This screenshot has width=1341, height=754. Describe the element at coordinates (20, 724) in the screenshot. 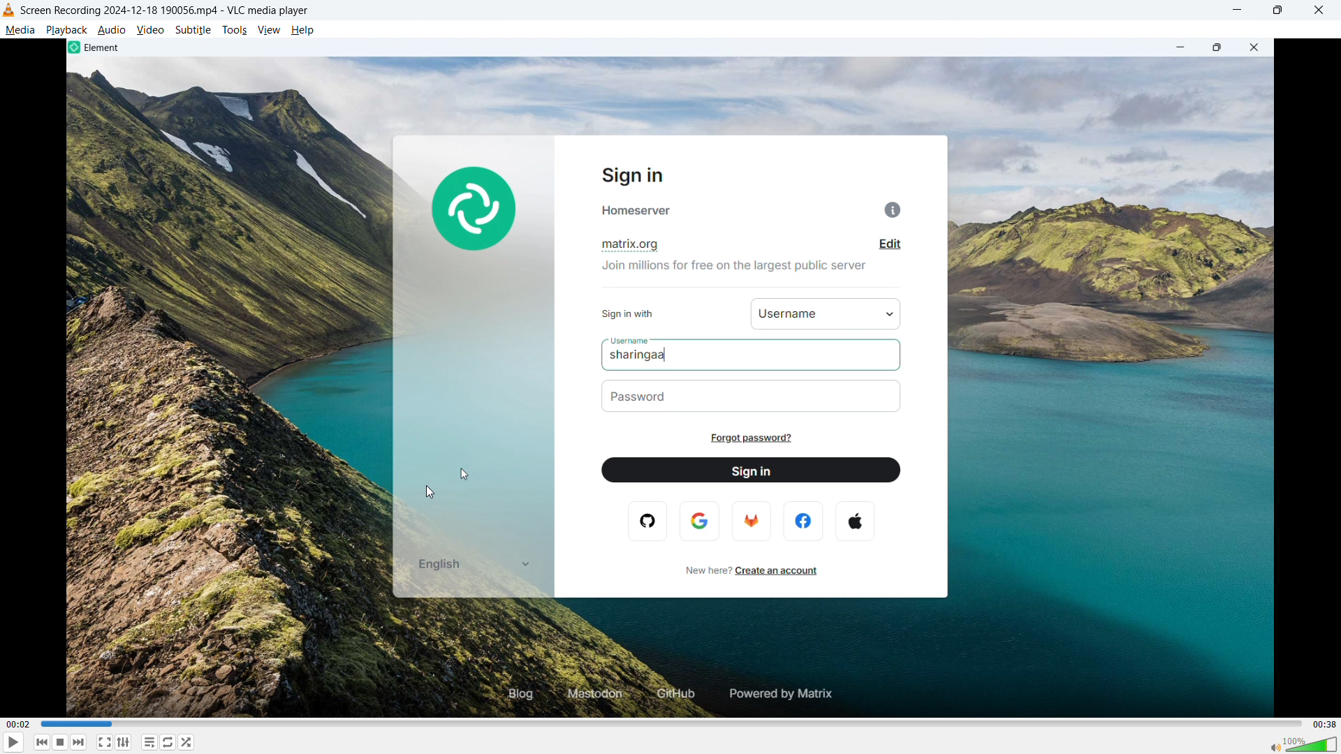

I see `00 : 02` at that location.